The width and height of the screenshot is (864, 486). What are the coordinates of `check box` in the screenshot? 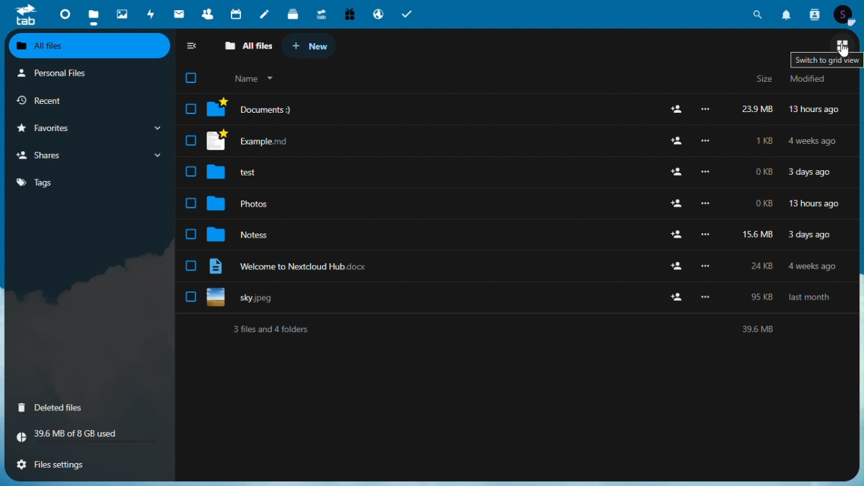 It's located at (191, 109).